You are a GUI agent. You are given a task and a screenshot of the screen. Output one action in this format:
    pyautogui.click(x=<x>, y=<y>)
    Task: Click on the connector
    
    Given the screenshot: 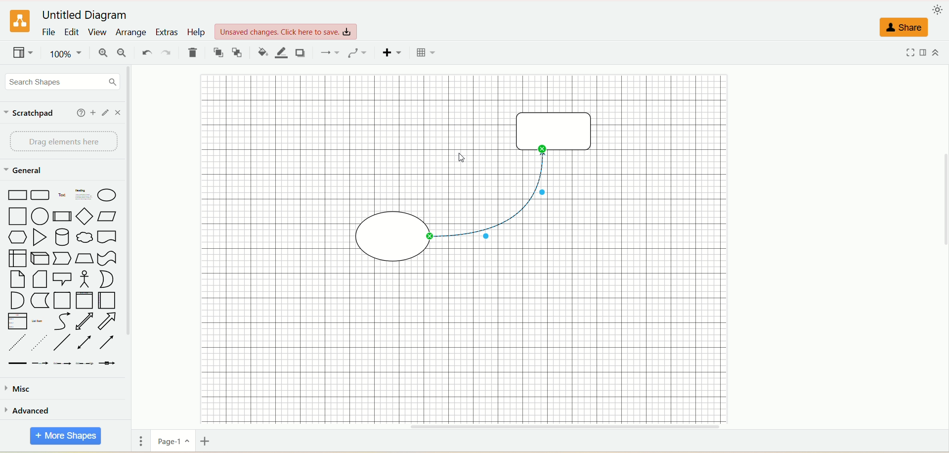 What is the action you would take?
    pyautogui.click(x=491, y=195)
    